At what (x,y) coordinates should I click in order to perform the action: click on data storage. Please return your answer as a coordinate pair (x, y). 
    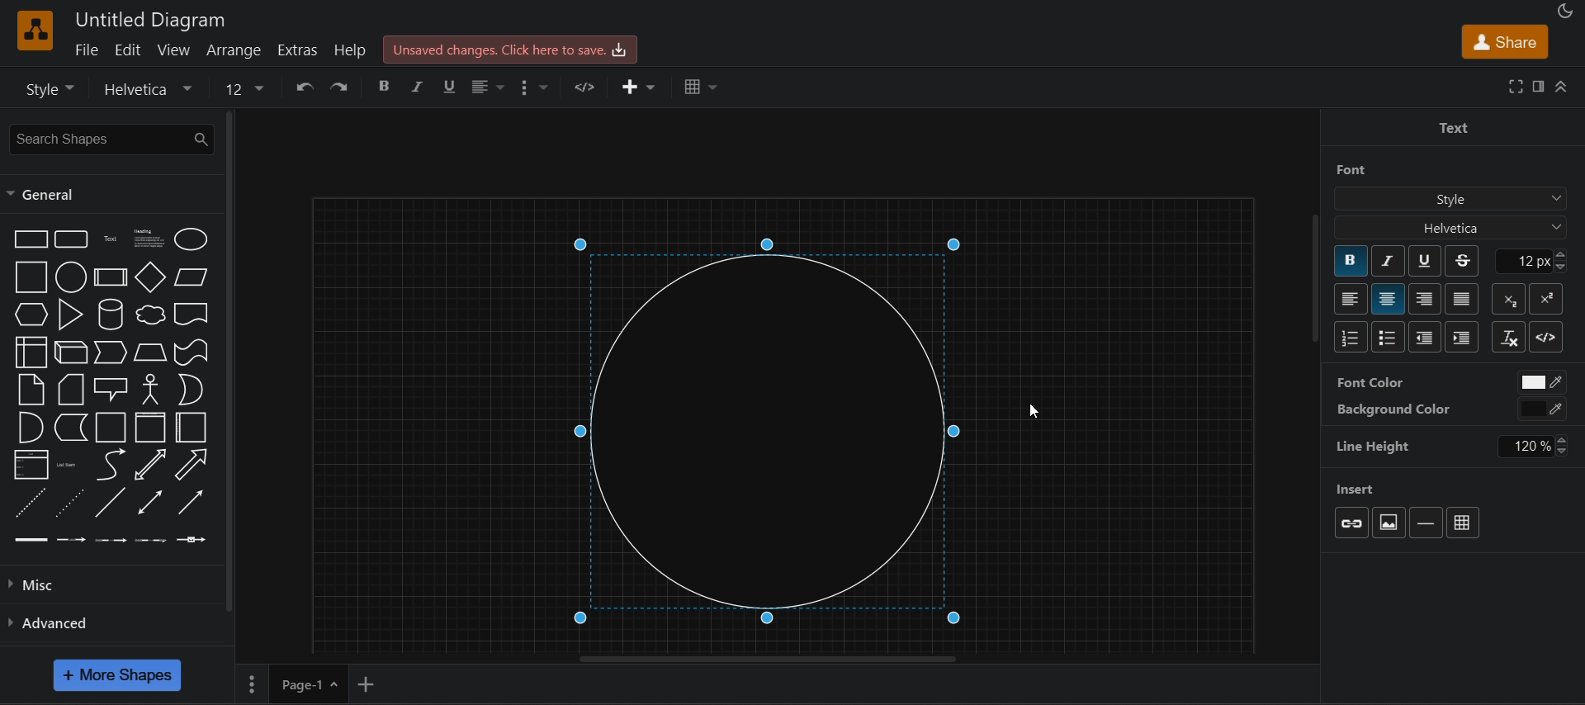
    Looking at the image, I should click on (73, 429).